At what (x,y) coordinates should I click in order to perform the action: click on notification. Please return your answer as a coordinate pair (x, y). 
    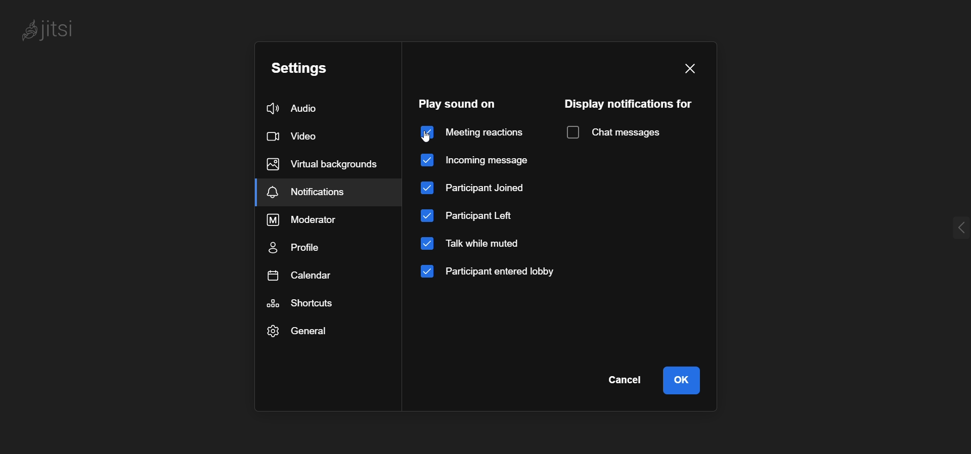
    Looking at the image, I should click on (306, 191).